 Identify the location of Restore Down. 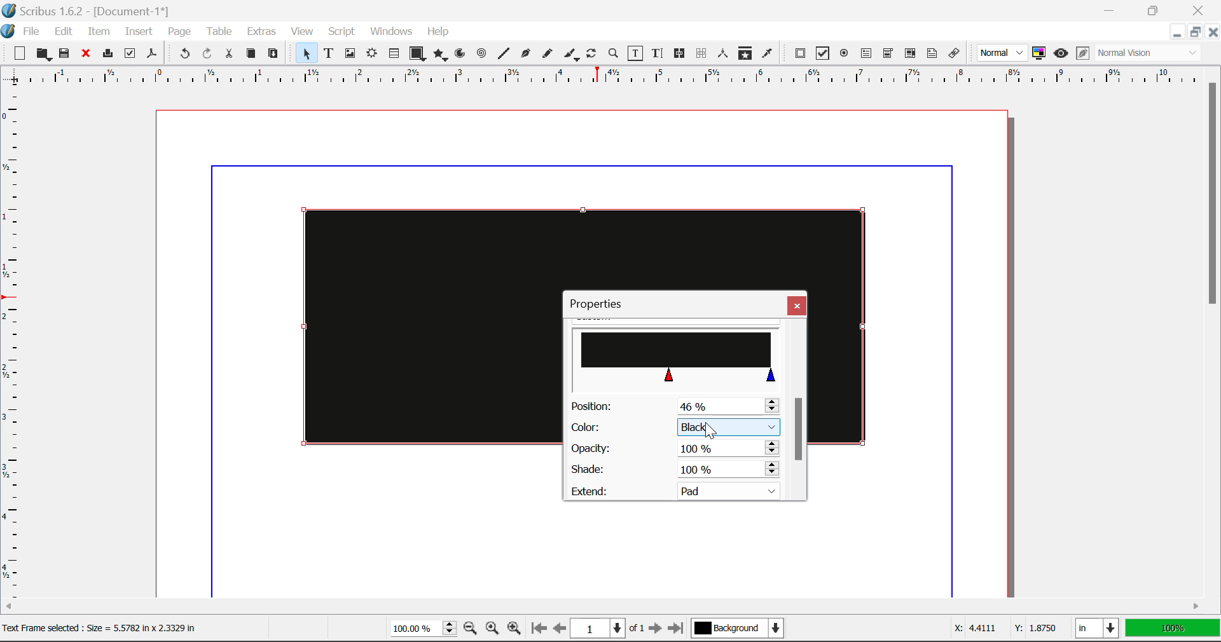
(1111, 9).